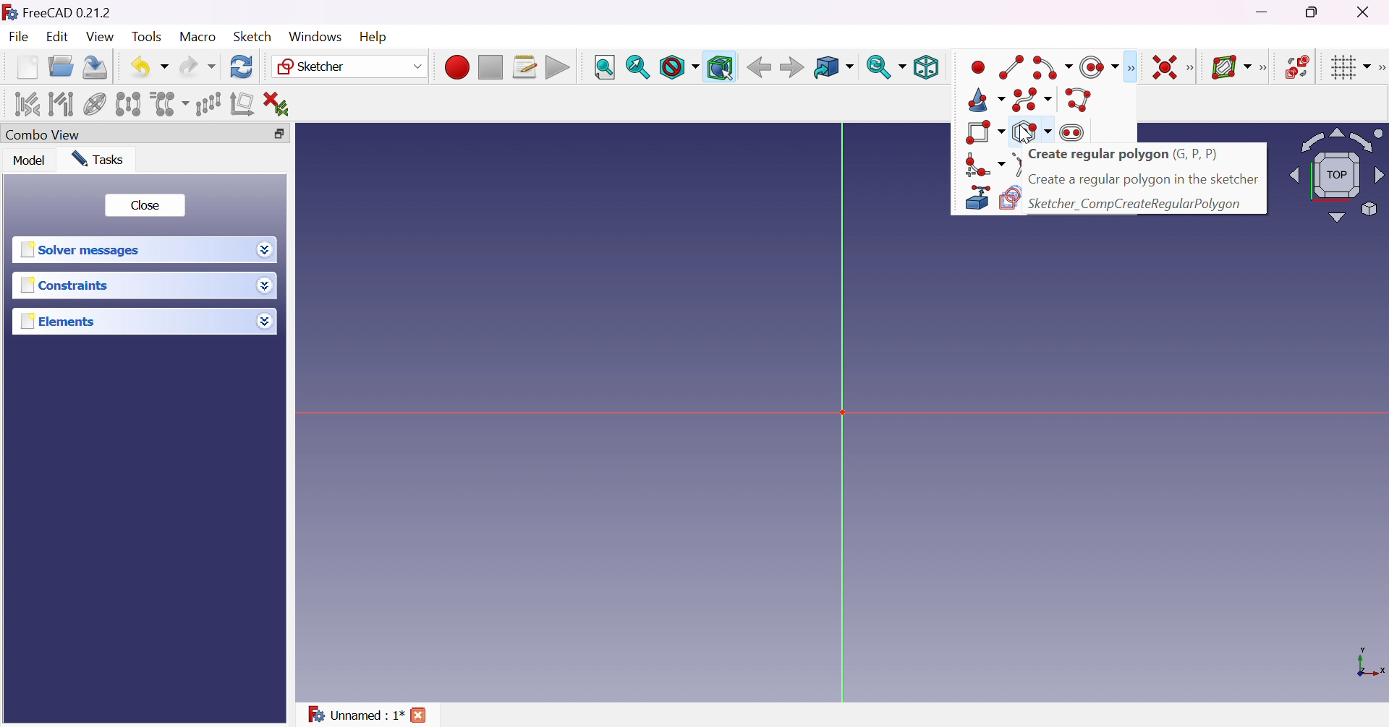 The width and height of the screenshot is (1389, 727). What do you see at coordinates (1100, 67) in the screenshot?
I see `Create circle` at bounding box center [1100, 67].